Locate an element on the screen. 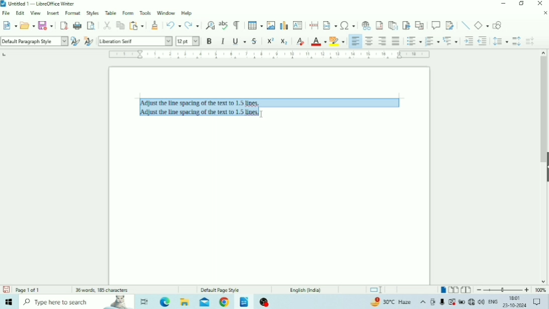 The height and width of the screenshot is (309, 549). Select Outline Format is located at coordinates (450, 41).